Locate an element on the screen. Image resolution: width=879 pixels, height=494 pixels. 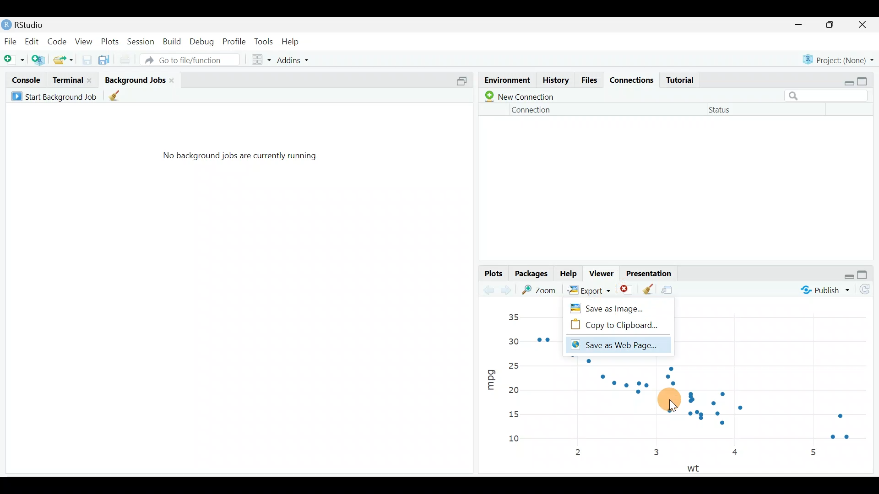
Export is located at coordinates (587, 290).